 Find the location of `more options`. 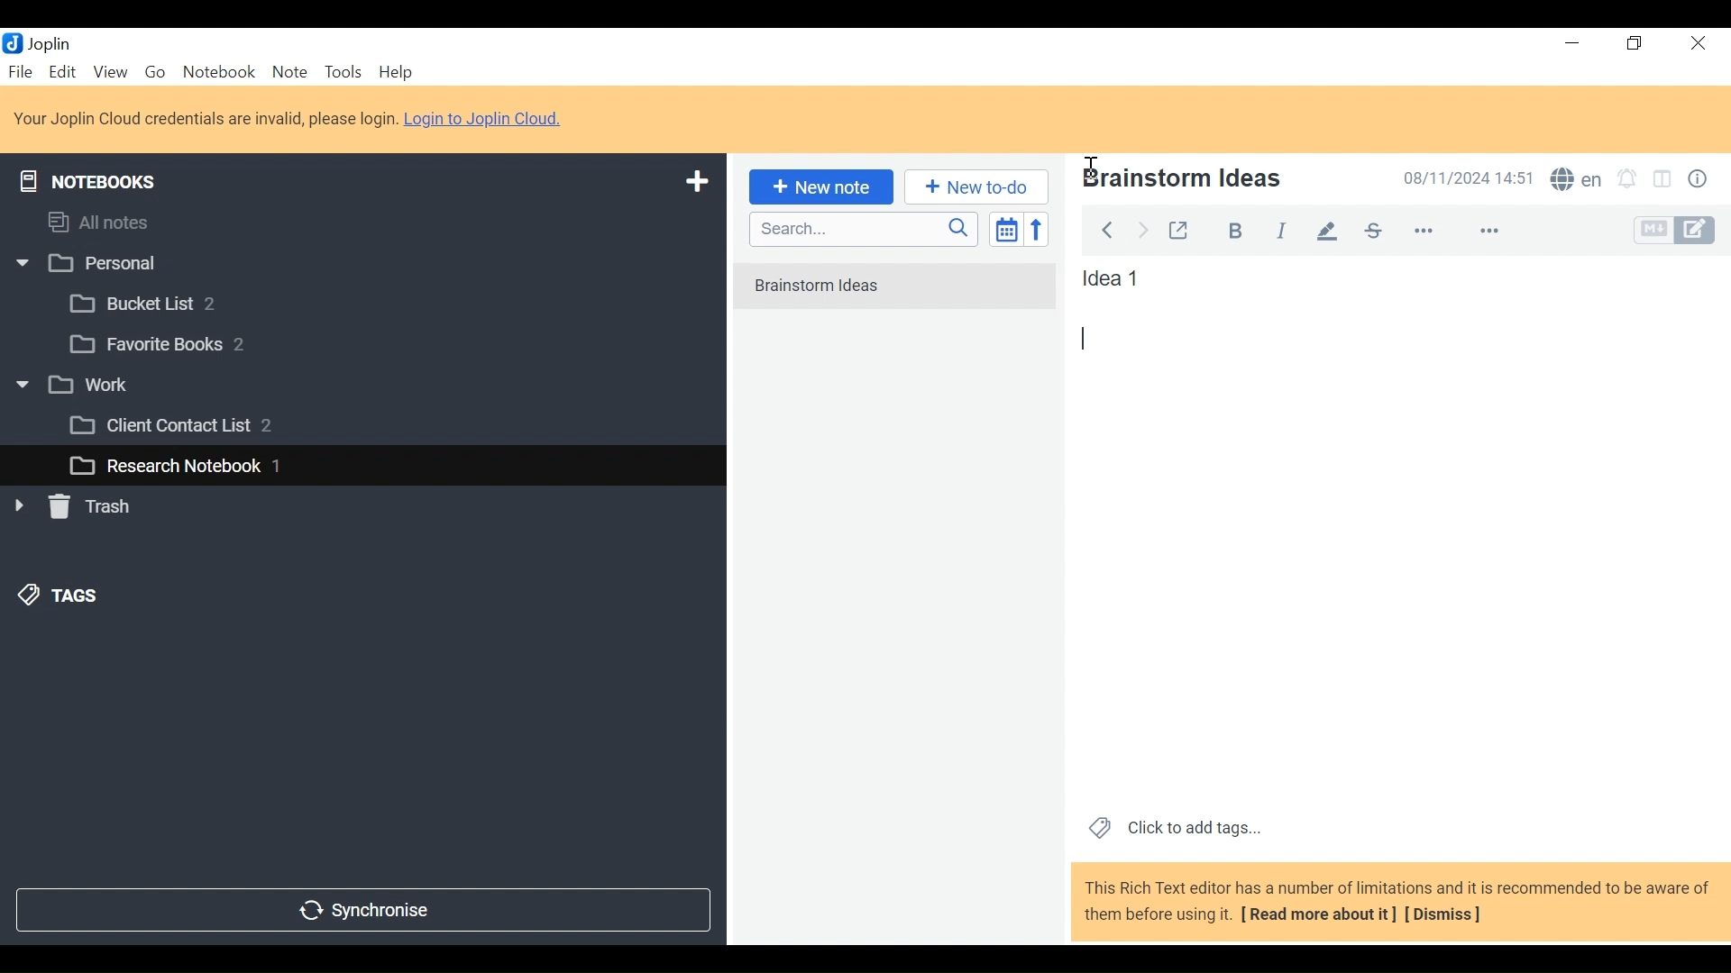

more options is located at coordinates (1435, 232).